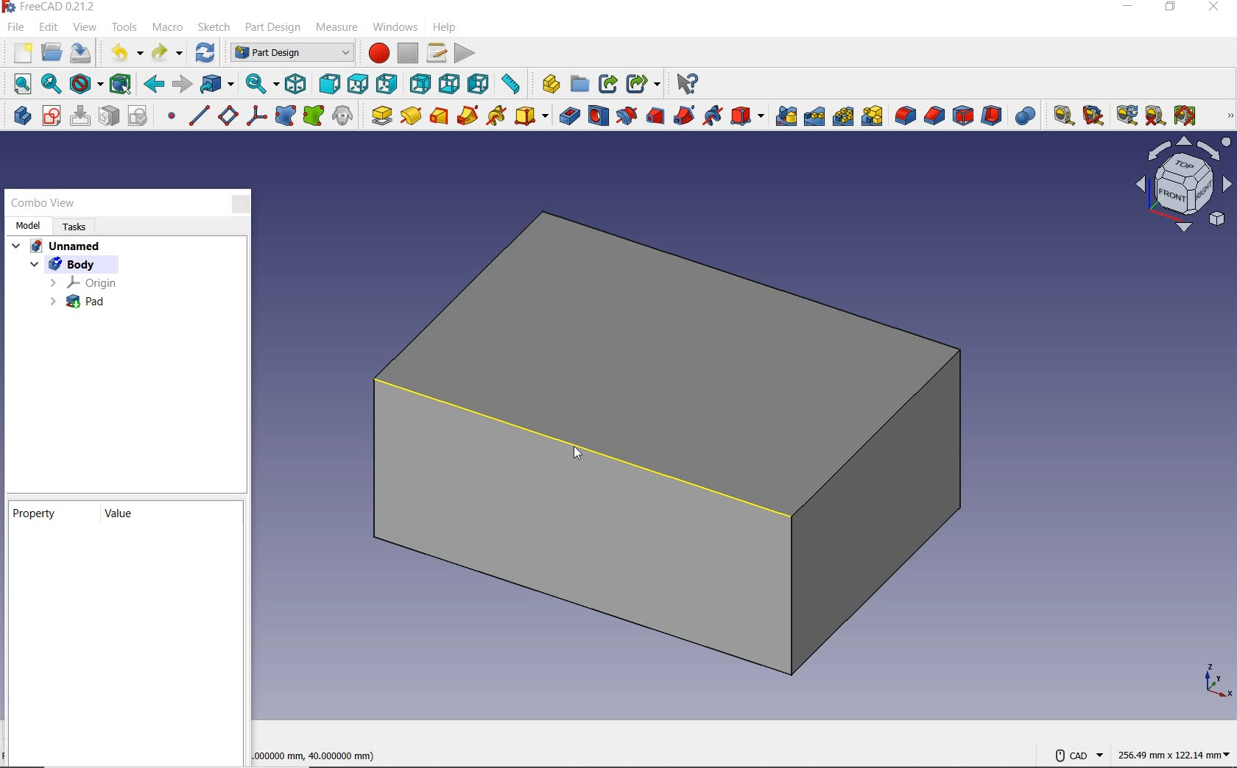 The image size is (1237, 768). Describe the element at coordinates (582, 452) in the screenshot. I see `Cursor` at that location.